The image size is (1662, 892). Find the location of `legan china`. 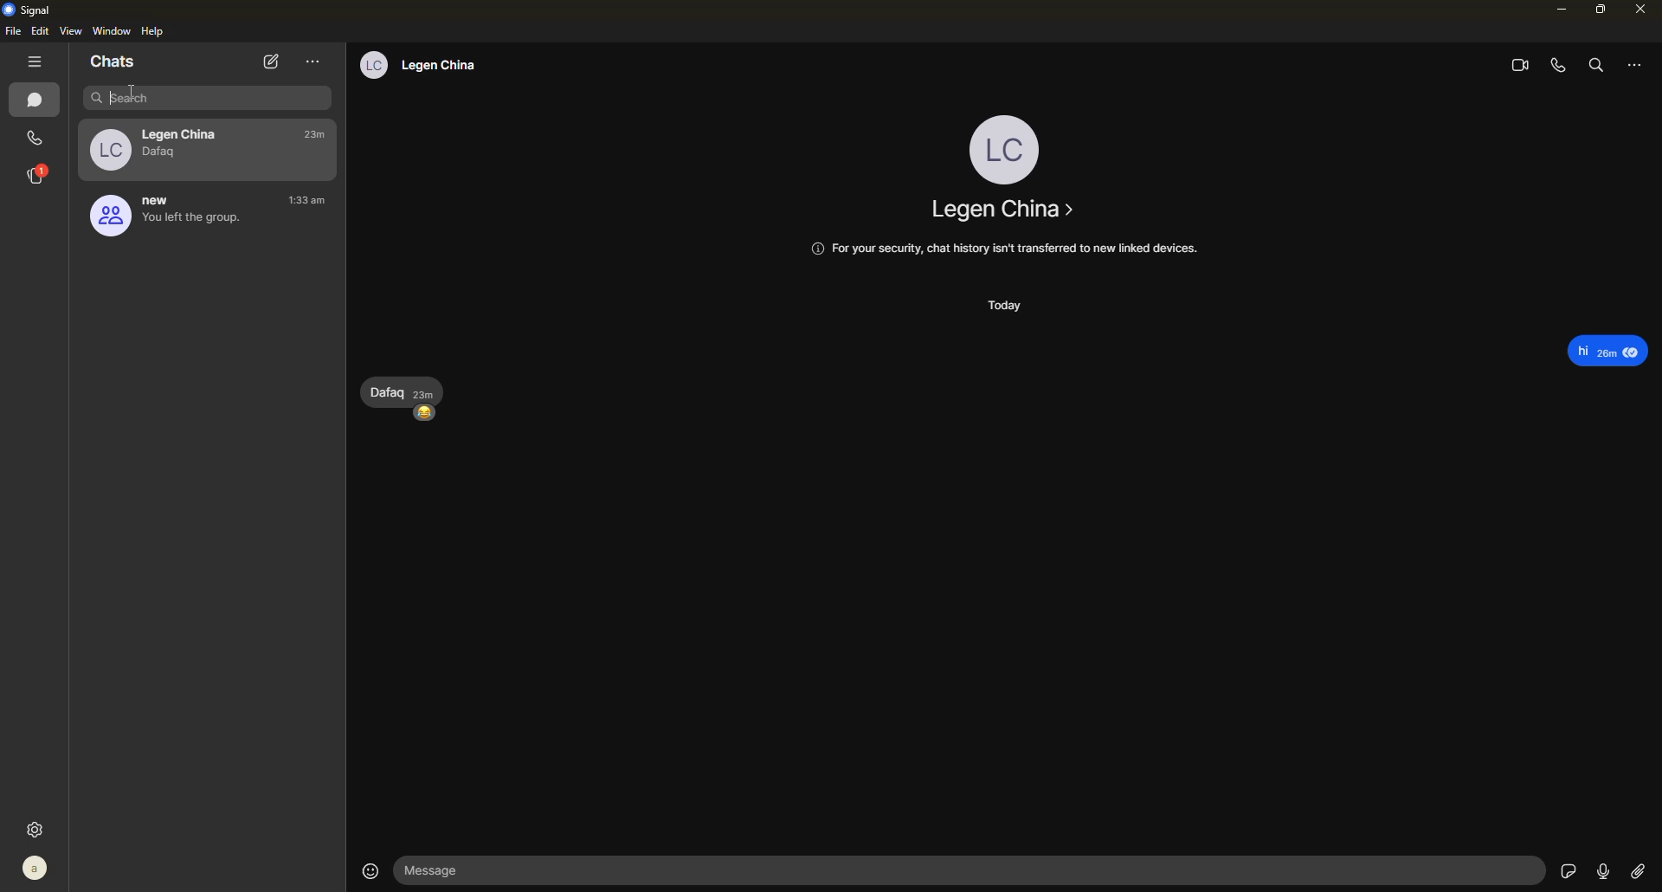

legan china is located at coordinates (1002, 209).